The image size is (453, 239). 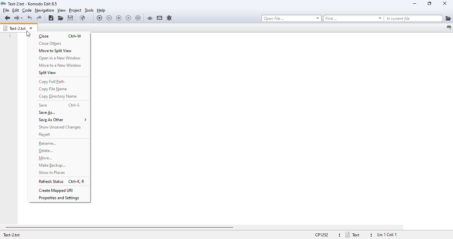 What do you see at coordinates (138, 18) in the screenshot?
I see `save last macro to toolbox` at bounding box center [138, 18].